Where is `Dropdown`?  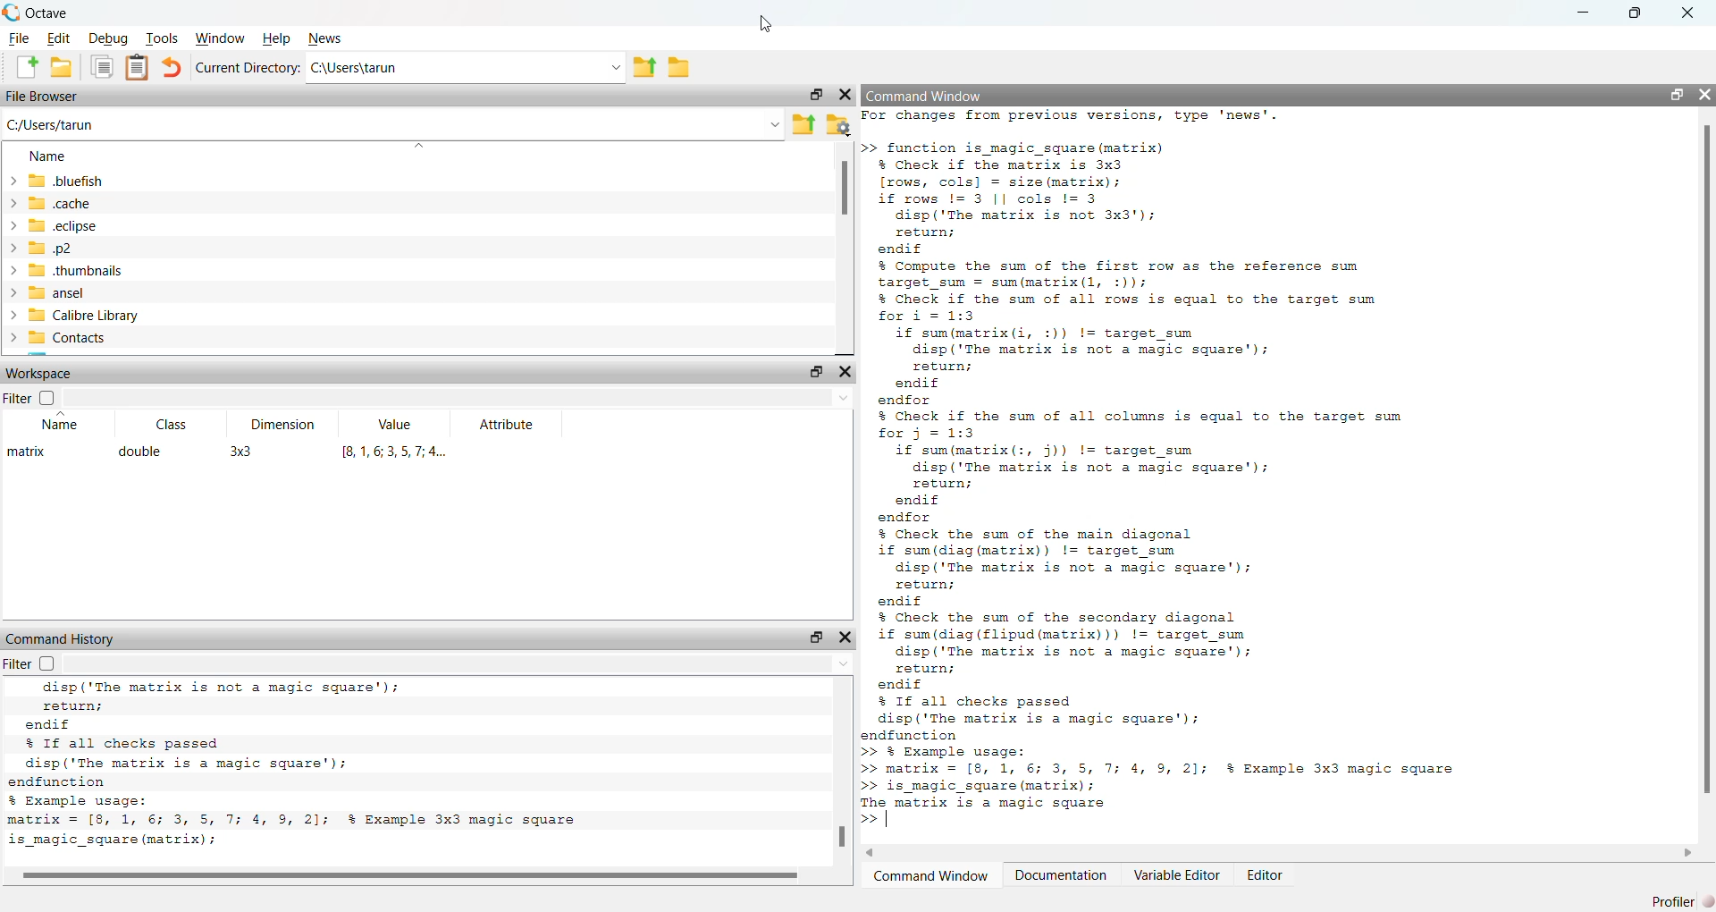 Dropdown is located at coordinates (416, 147).